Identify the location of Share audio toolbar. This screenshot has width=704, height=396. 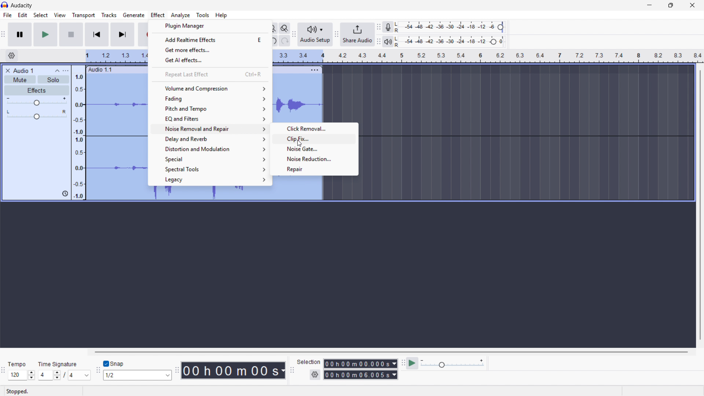
(337, 34).